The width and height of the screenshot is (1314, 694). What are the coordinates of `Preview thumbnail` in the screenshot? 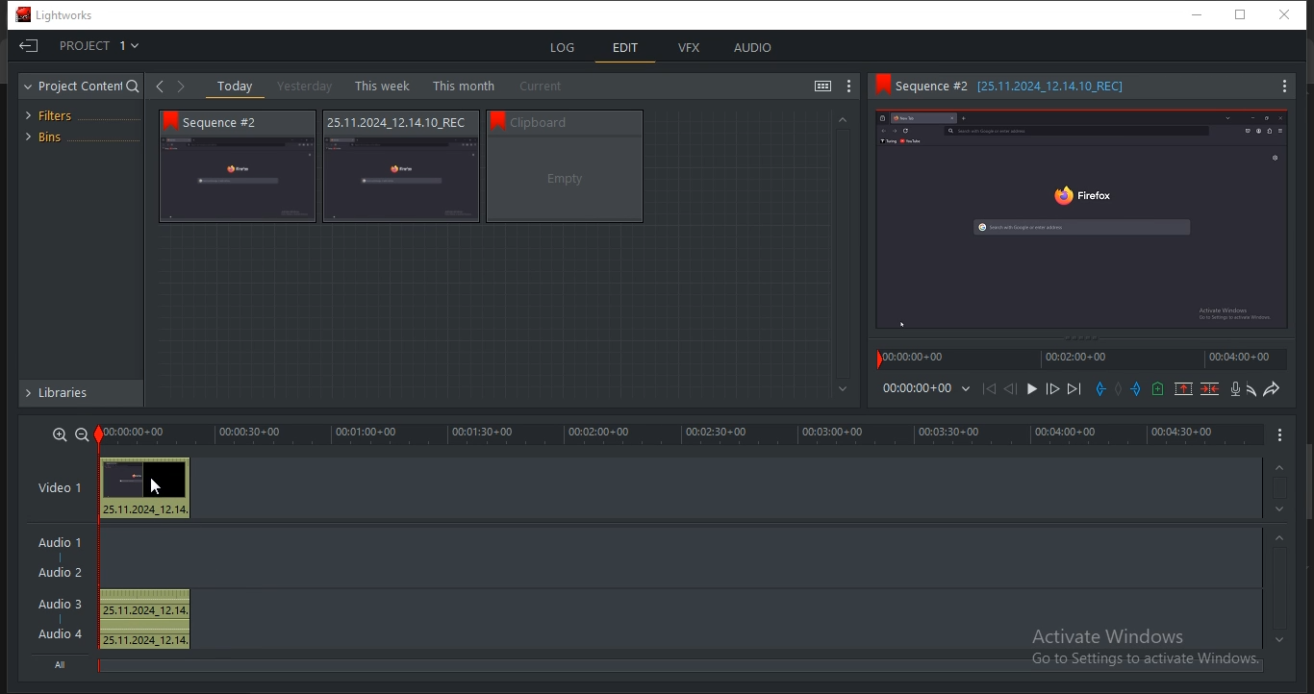 It's located at (149, 478).